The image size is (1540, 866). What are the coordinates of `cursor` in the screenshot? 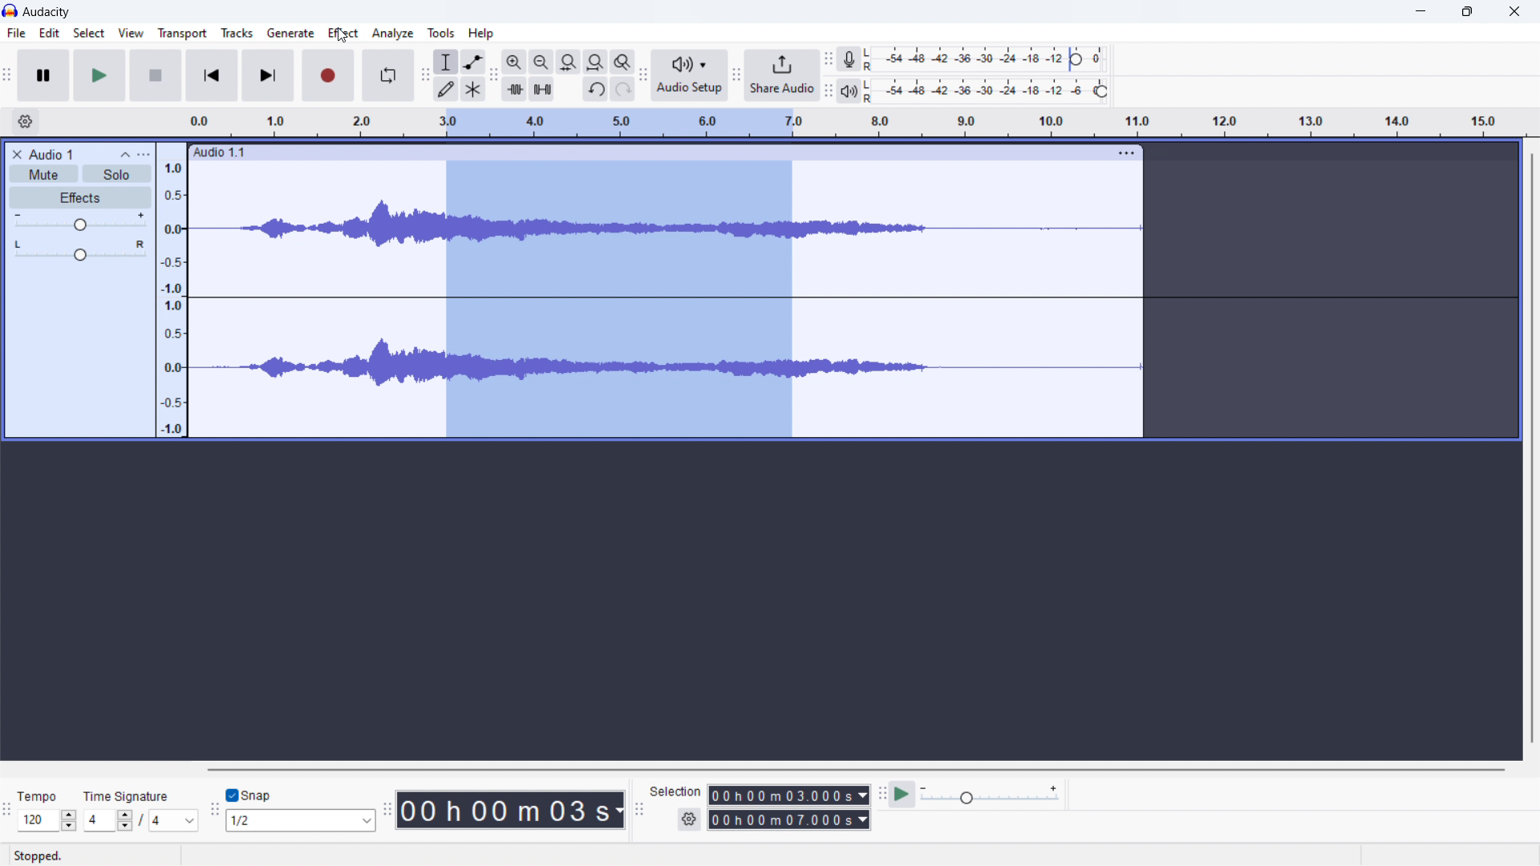 It's located at (342, 35).